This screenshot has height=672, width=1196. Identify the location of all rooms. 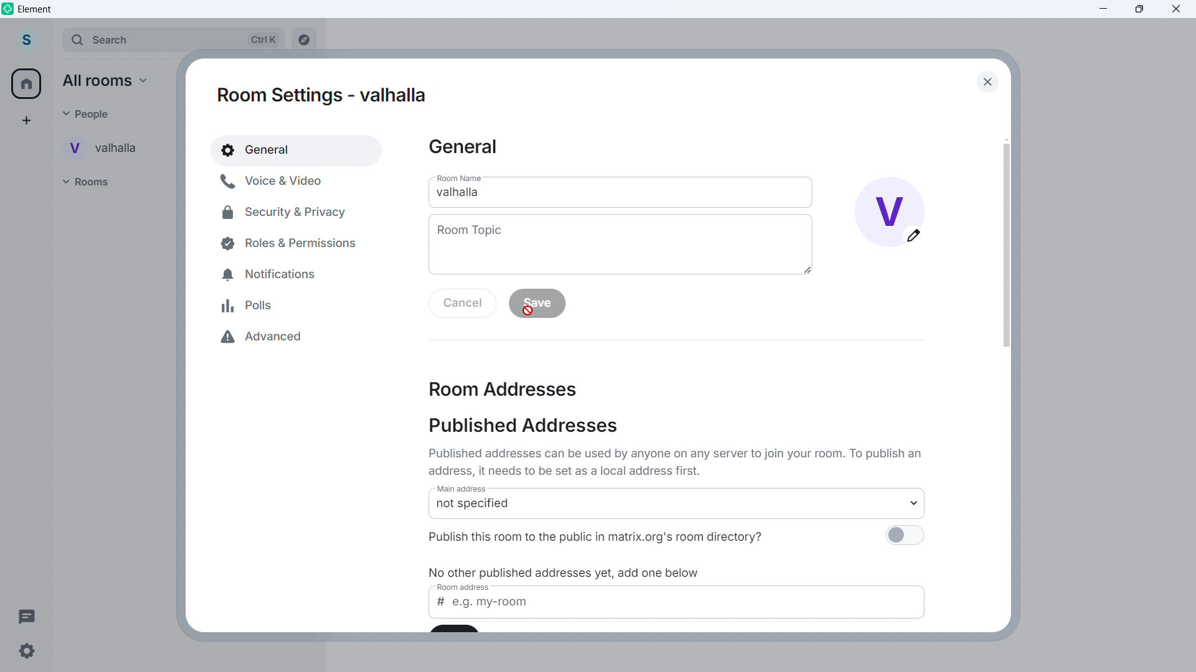
(109, 80).